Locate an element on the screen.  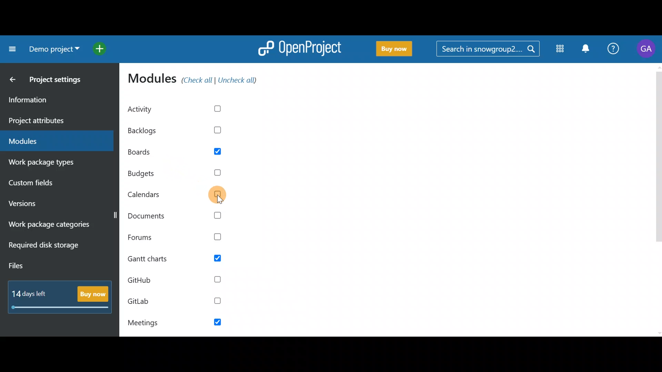
Information is located at coordinates (51, 101).